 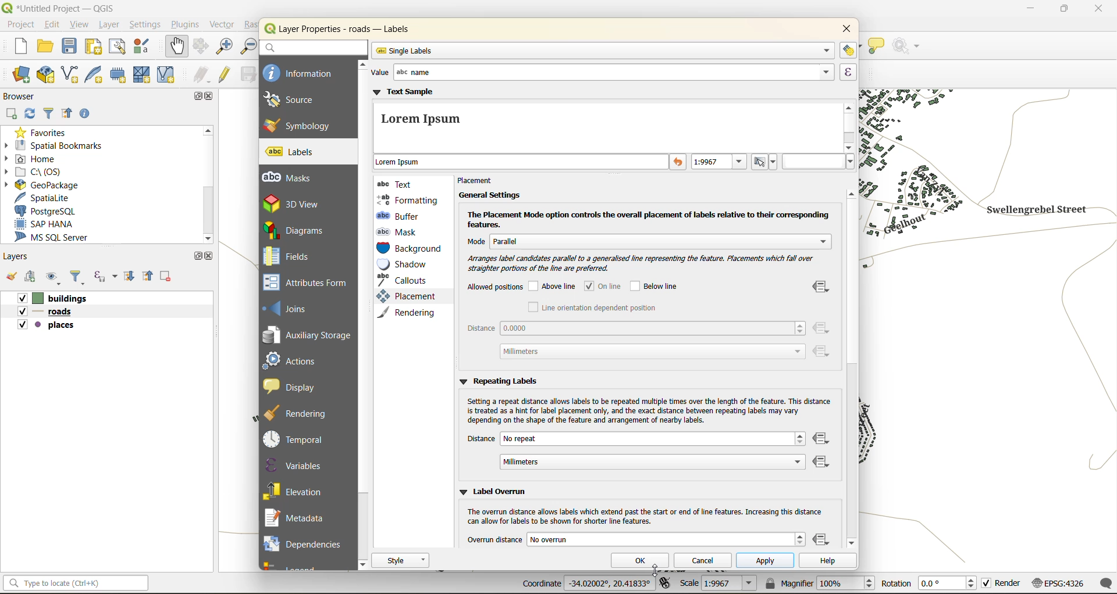 I want to click on view, so click(x=80, y=25).